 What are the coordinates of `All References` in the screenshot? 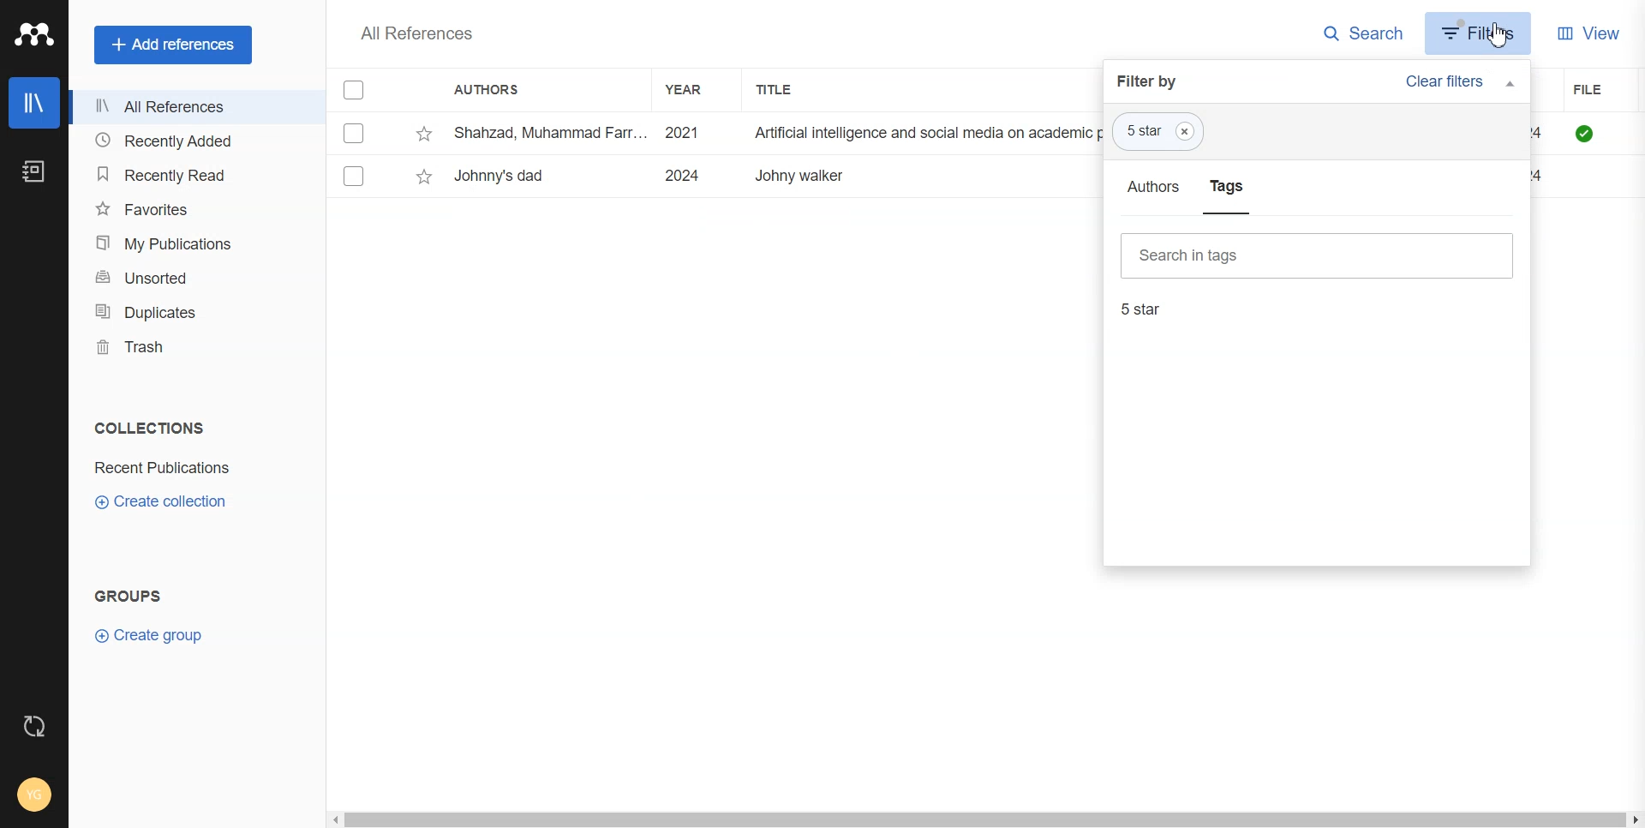 It's located at (191, 107).